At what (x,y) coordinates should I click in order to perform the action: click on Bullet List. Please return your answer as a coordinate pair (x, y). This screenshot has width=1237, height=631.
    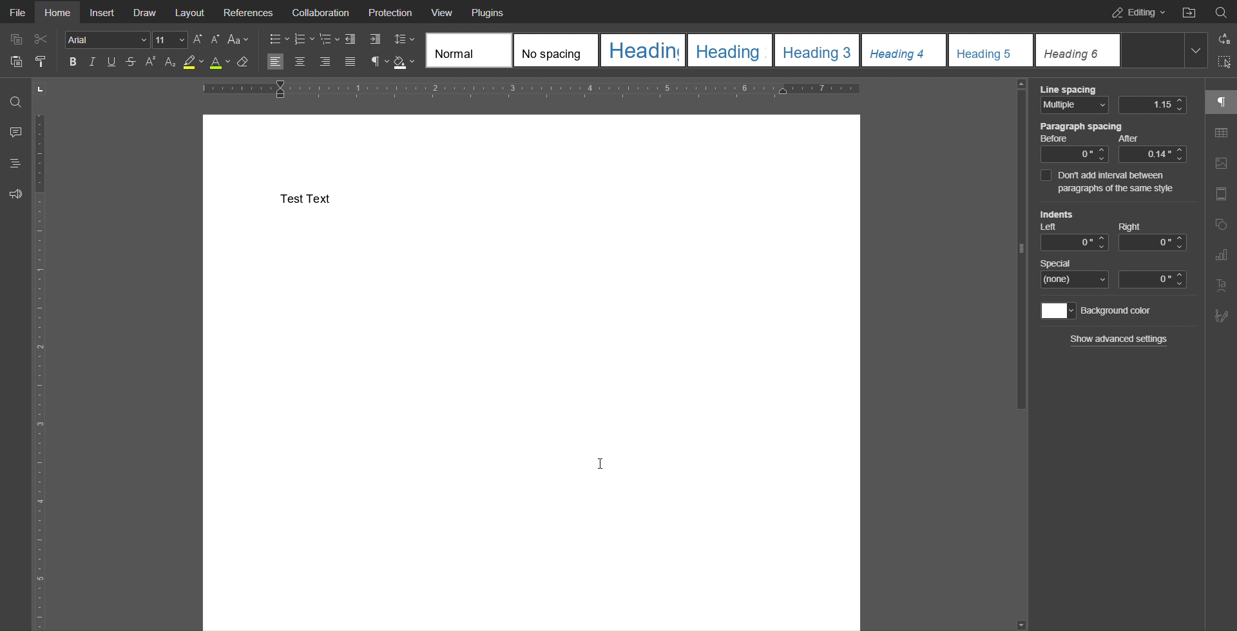
    Looking at the image, I should click on (279, 40).